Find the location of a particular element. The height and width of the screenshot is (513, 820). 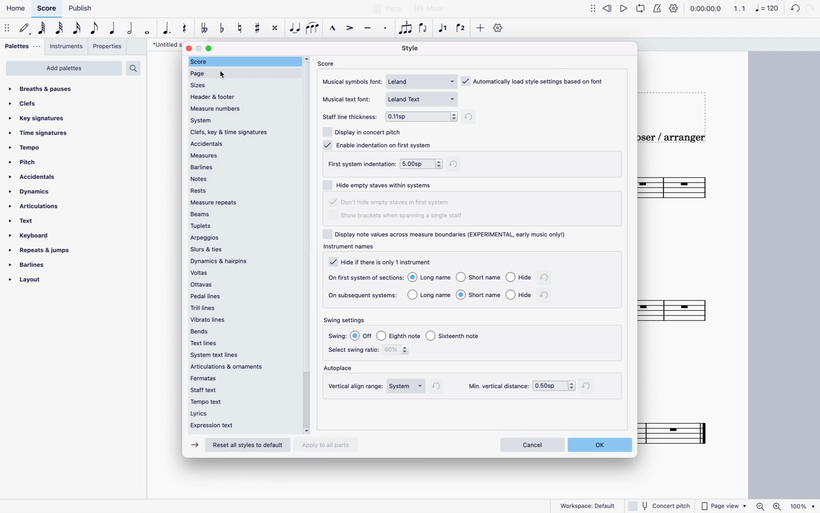

tuplets is located at coordinates (241, 227).